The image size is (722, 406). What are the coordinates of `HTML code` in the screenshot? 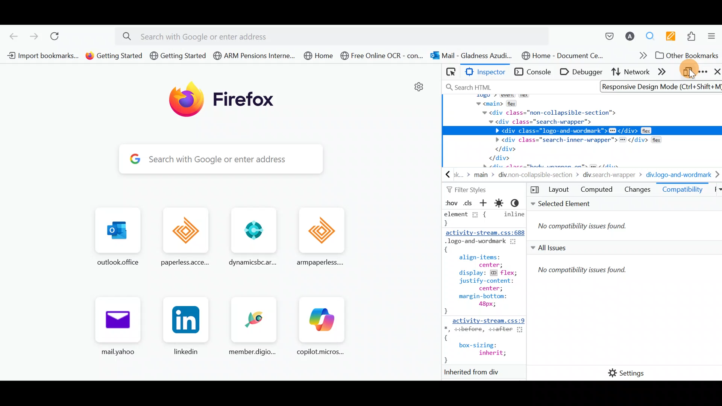 It's located at (485, 294).